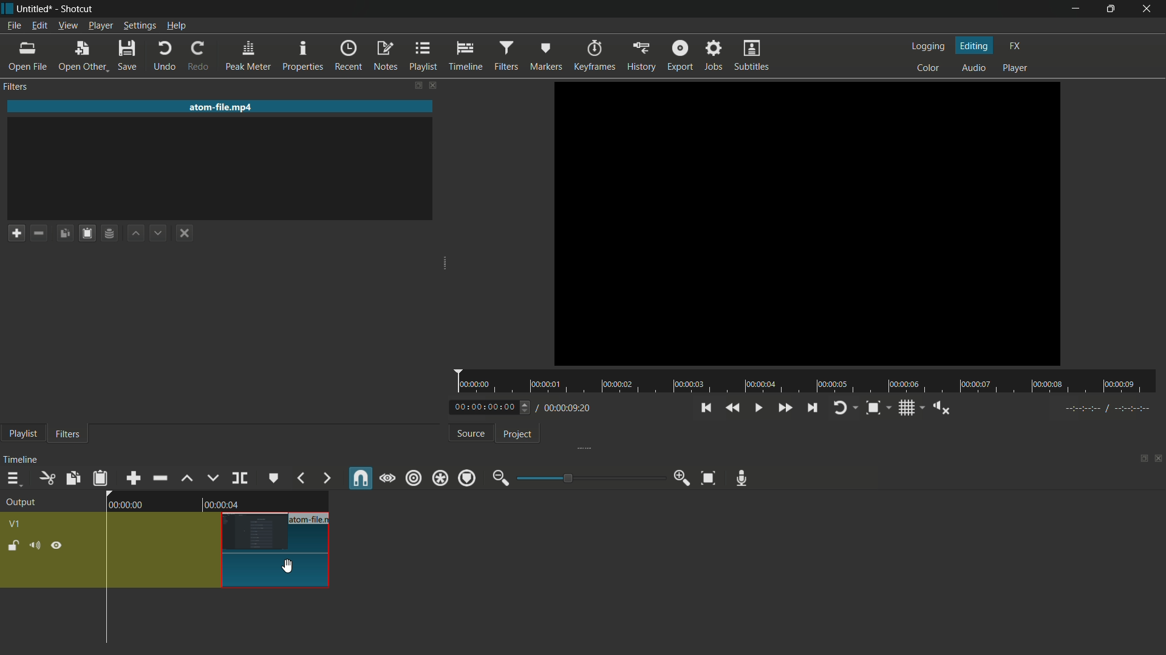  Describe the element at coordinates (975, 45) in the screenshot. I see `editing` at that location.